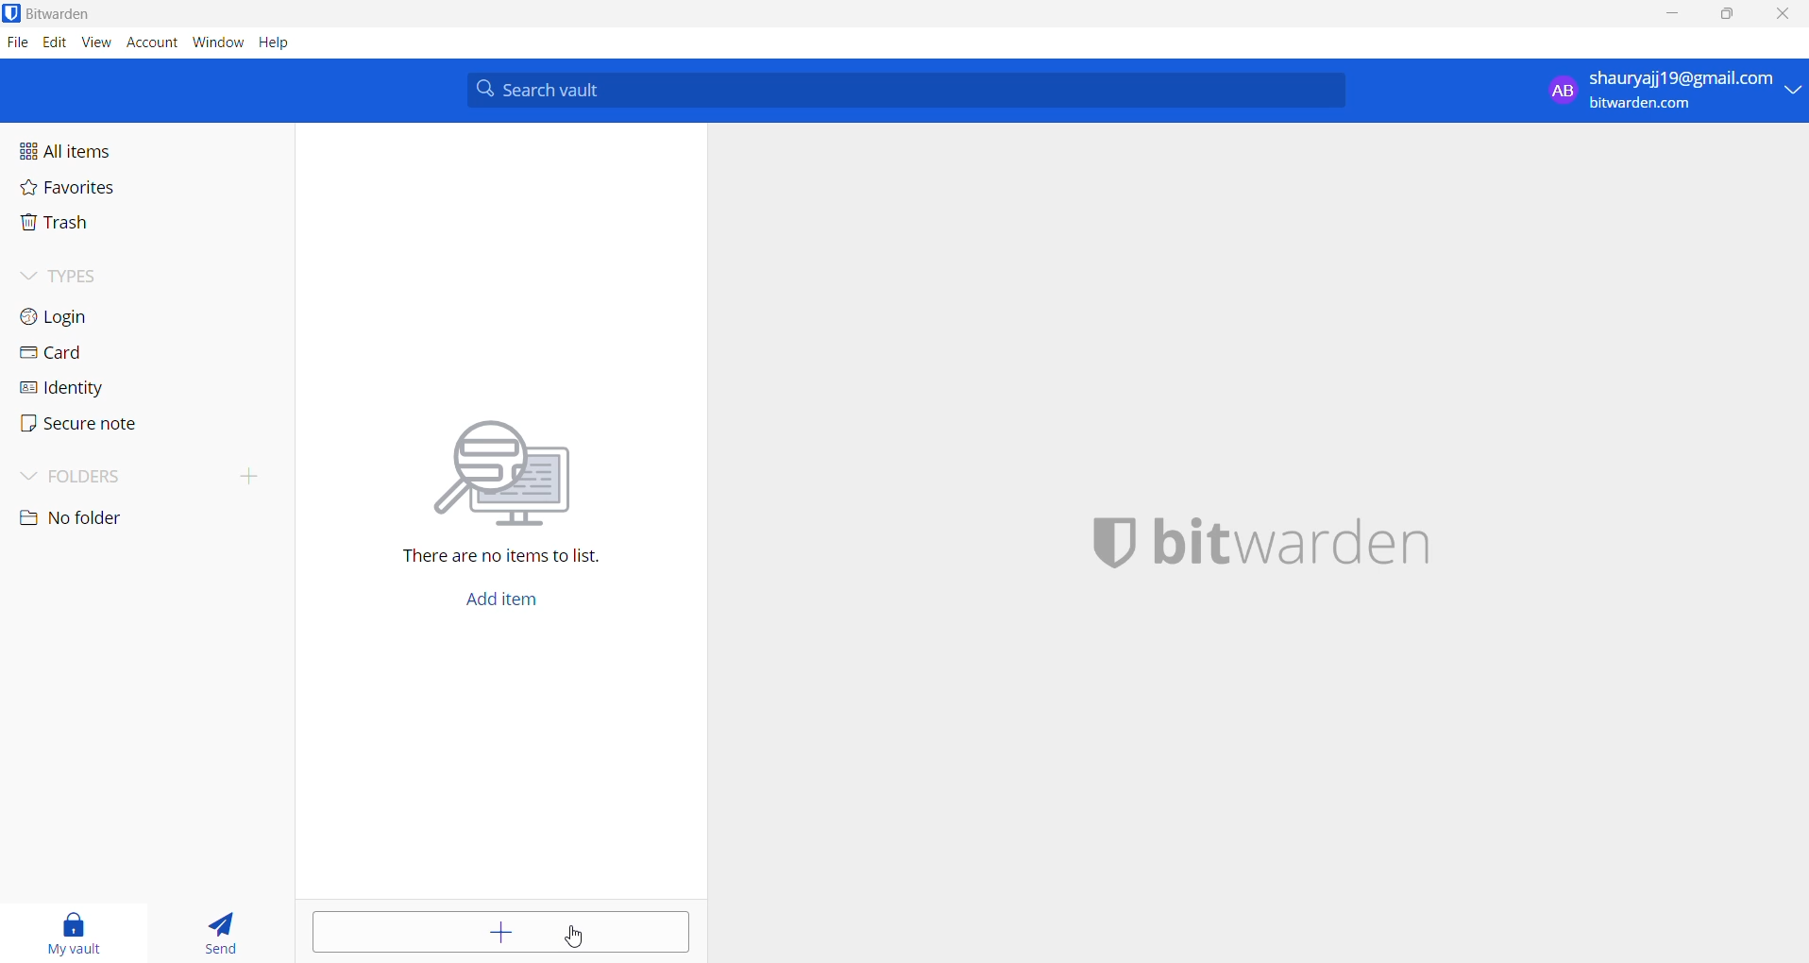 The image size is (1809, 963). Describe the element at coordinates (111, 519) in the screenshot. I see `no folder` at that location.